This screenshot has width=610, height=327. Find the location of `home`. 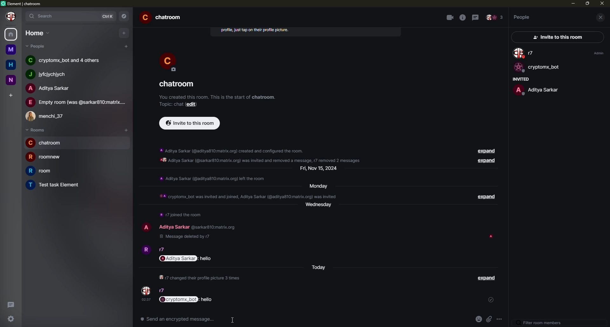

home is located at coordinates (38, 33).